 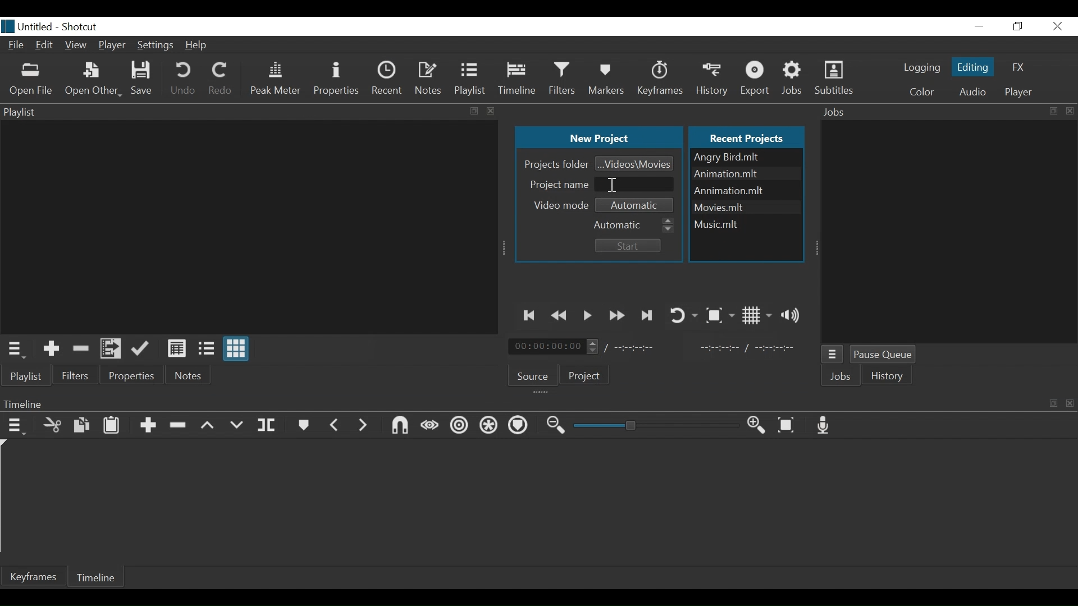 What do you see at coordinates (148, 426) in the screenshot?
I see `Append` at bounding box center [148, 426].